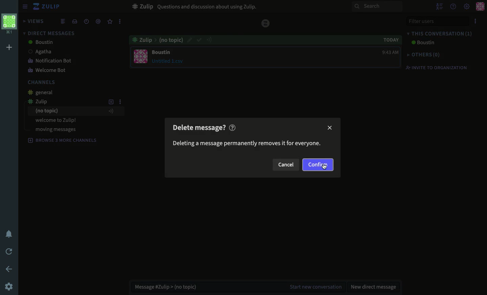 This screenshot has width=487, height=295. What do you see at coordinates (74, 21) in the screenshot?
I see `inbox` at bounding box center [74, 21].